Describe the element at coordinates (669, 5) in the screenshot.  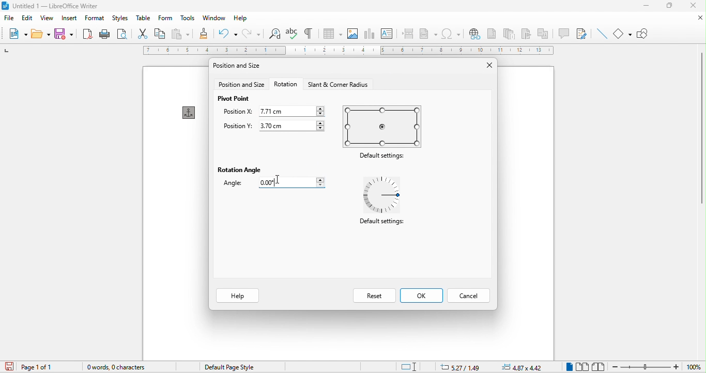
I see `maximize` at that location.